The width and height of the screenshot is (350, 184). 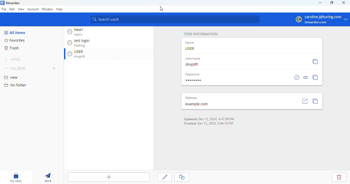 I want to click on account, so click(x=33, y=9).